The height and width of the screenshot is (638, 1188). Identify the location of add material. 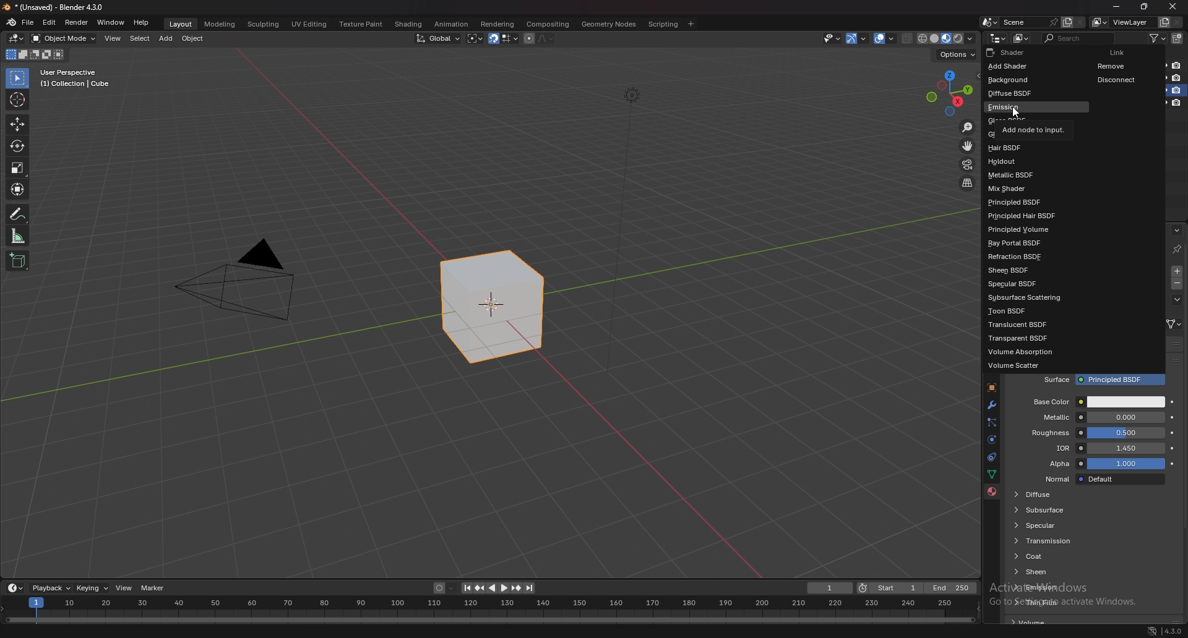
(1177, 271).